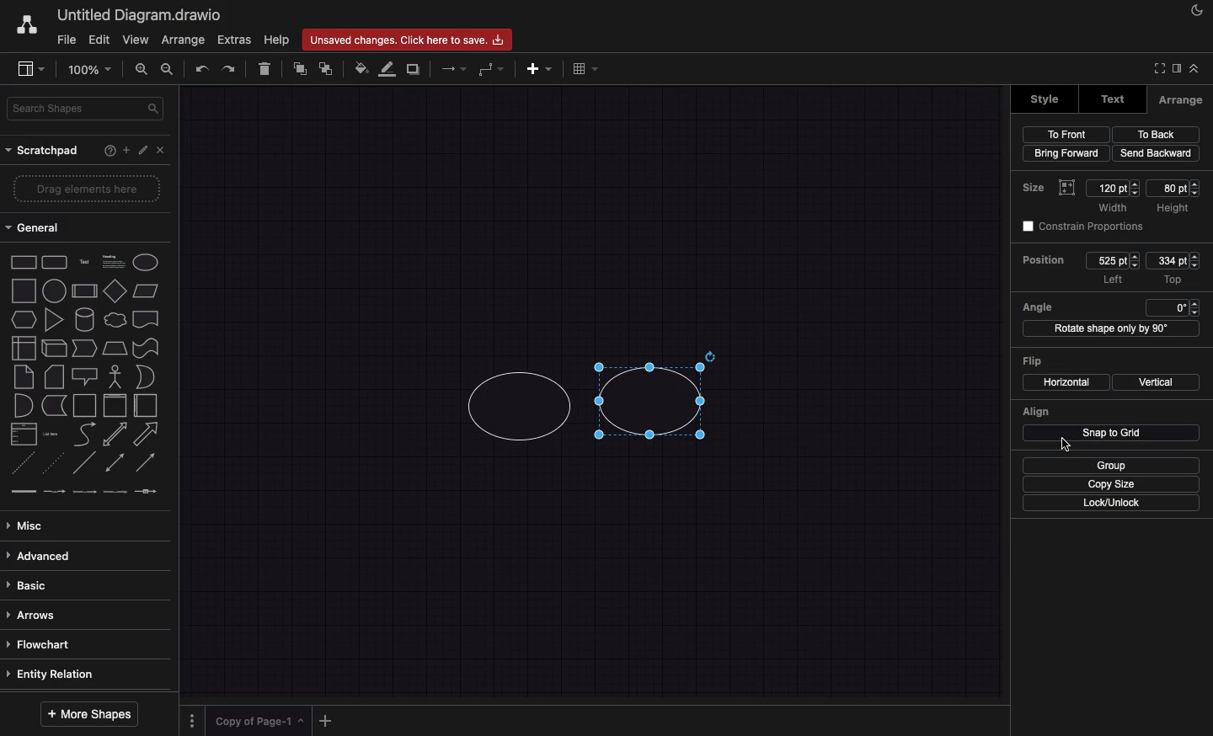 This screenshot has height=736, width=1213. I want to click on height , so click(1172, 209).